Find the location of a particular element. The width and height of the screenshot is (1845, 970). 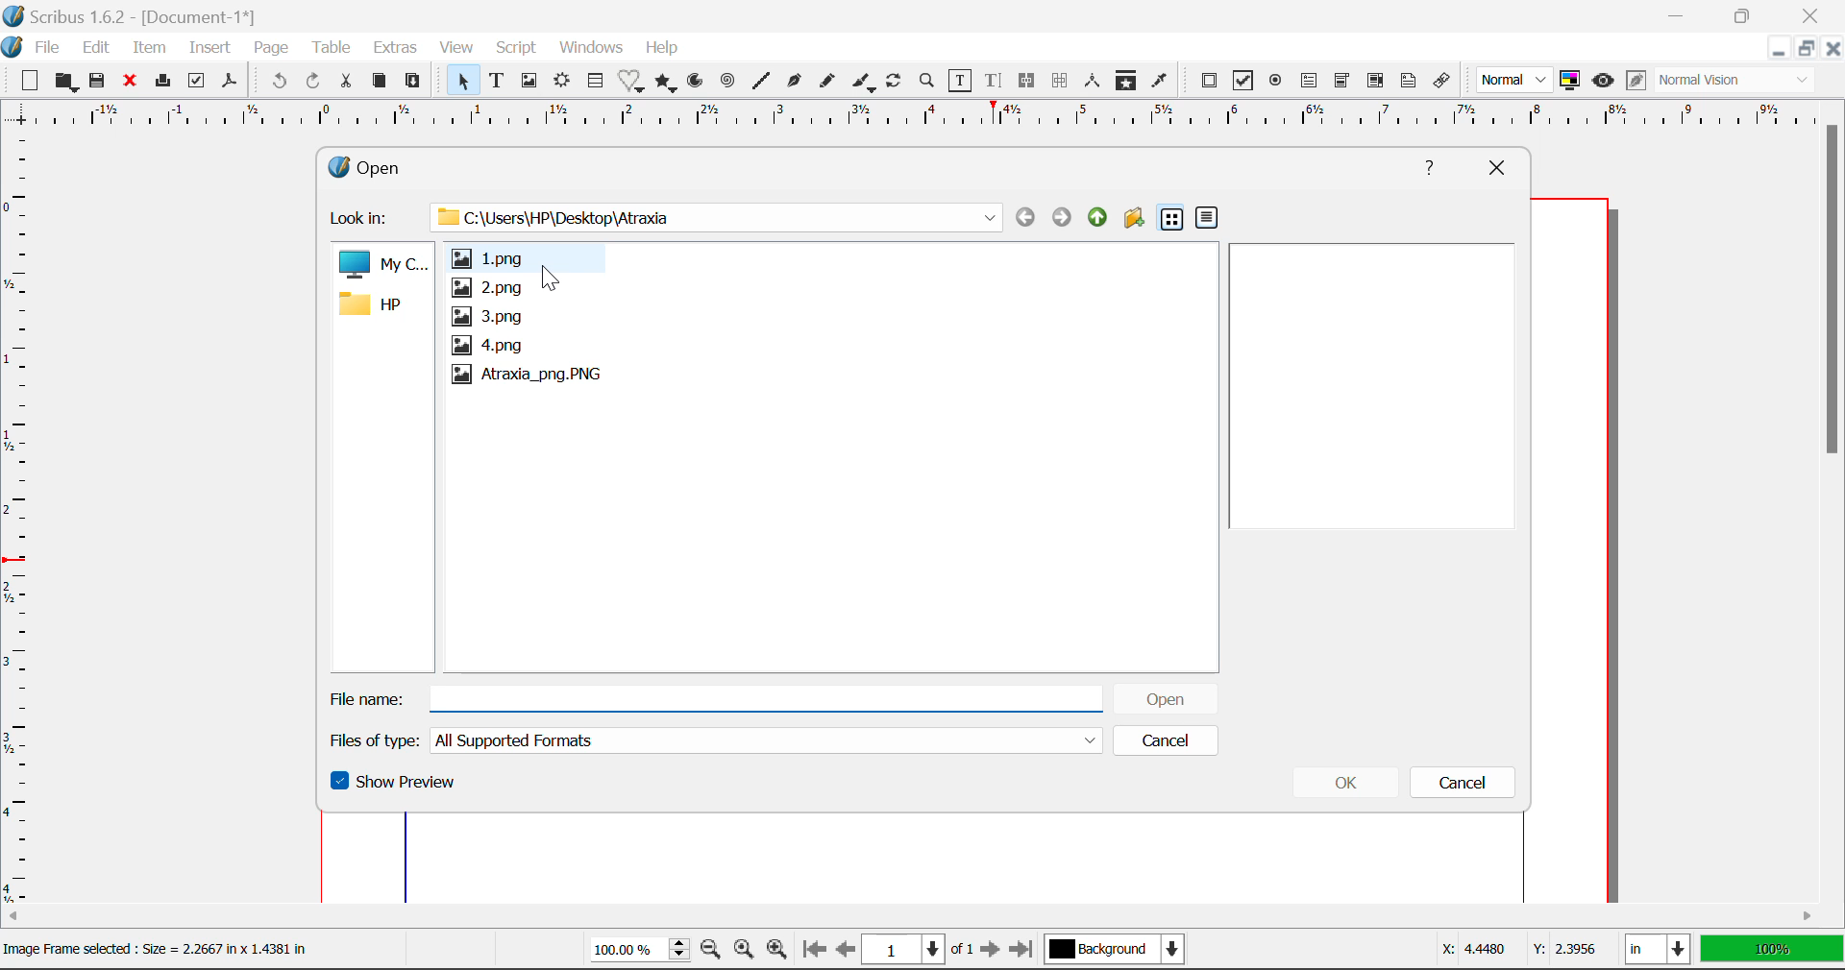

My Computer is located at coordinates (381, 265).